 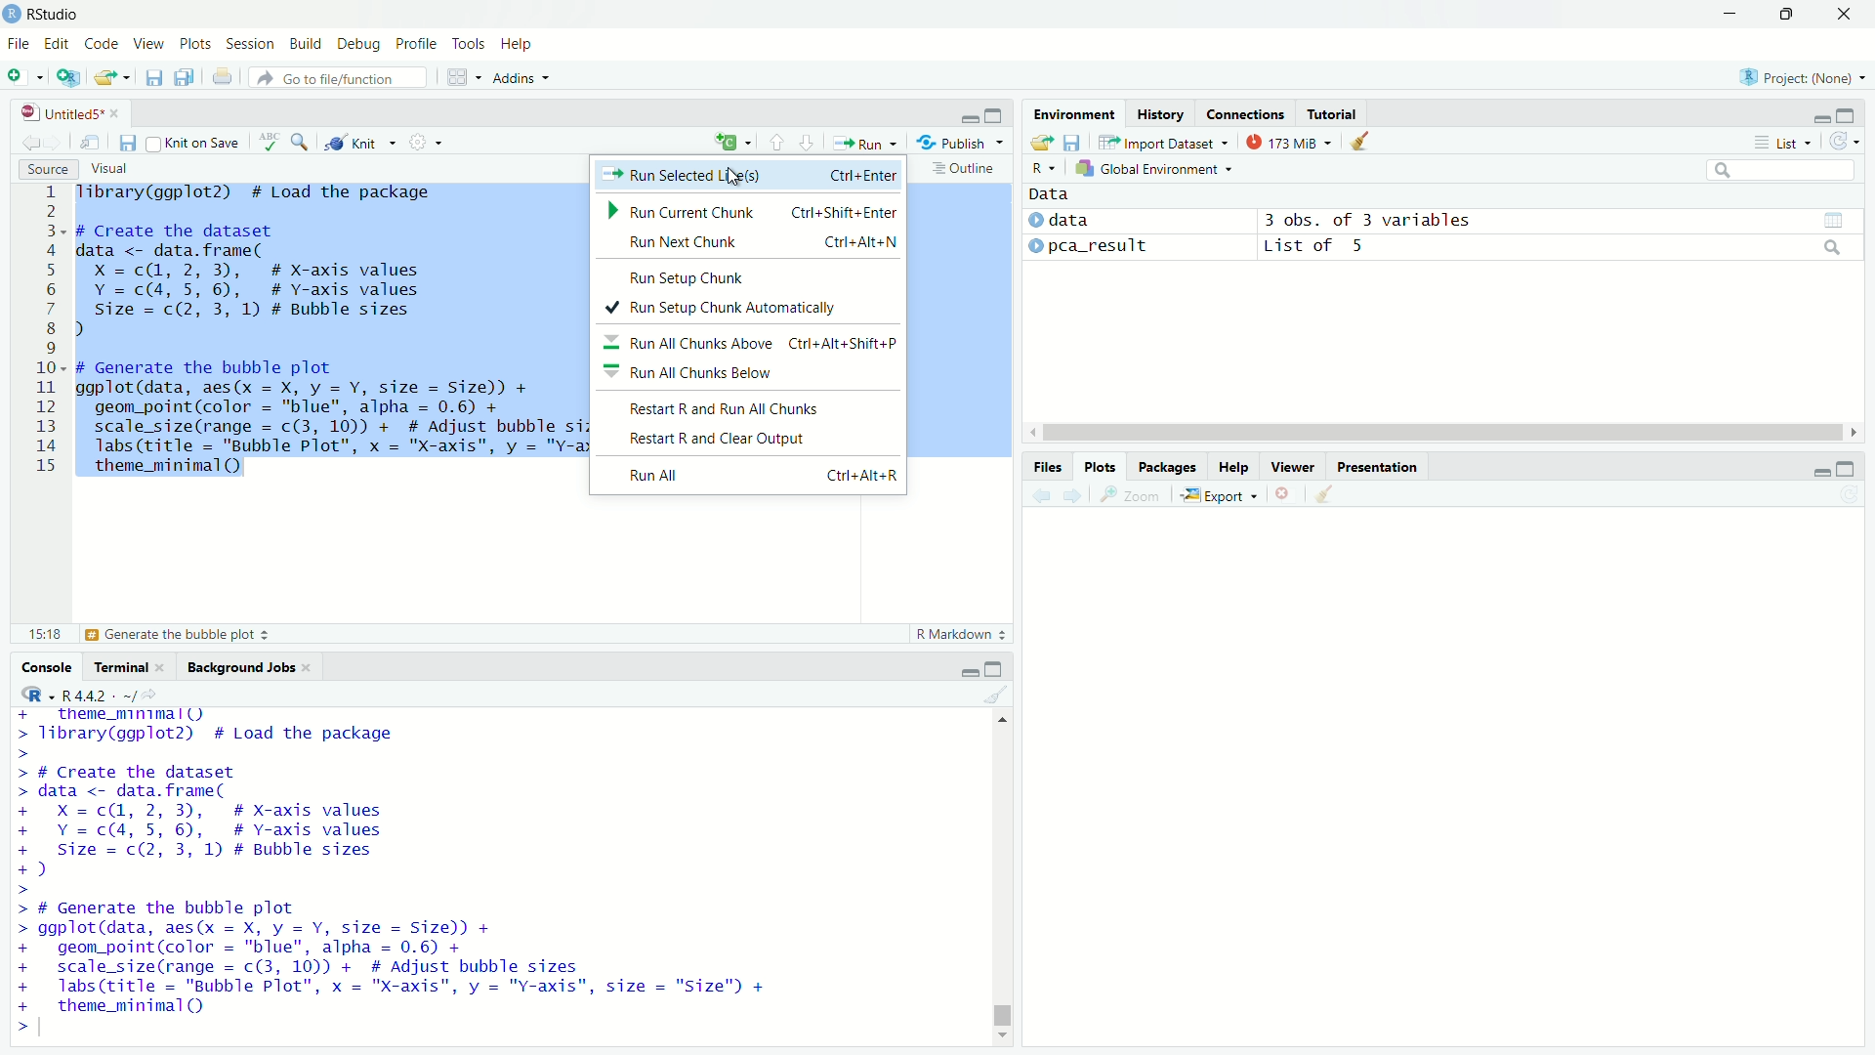 I want to click on next plot, so click(x=1075, y=495).